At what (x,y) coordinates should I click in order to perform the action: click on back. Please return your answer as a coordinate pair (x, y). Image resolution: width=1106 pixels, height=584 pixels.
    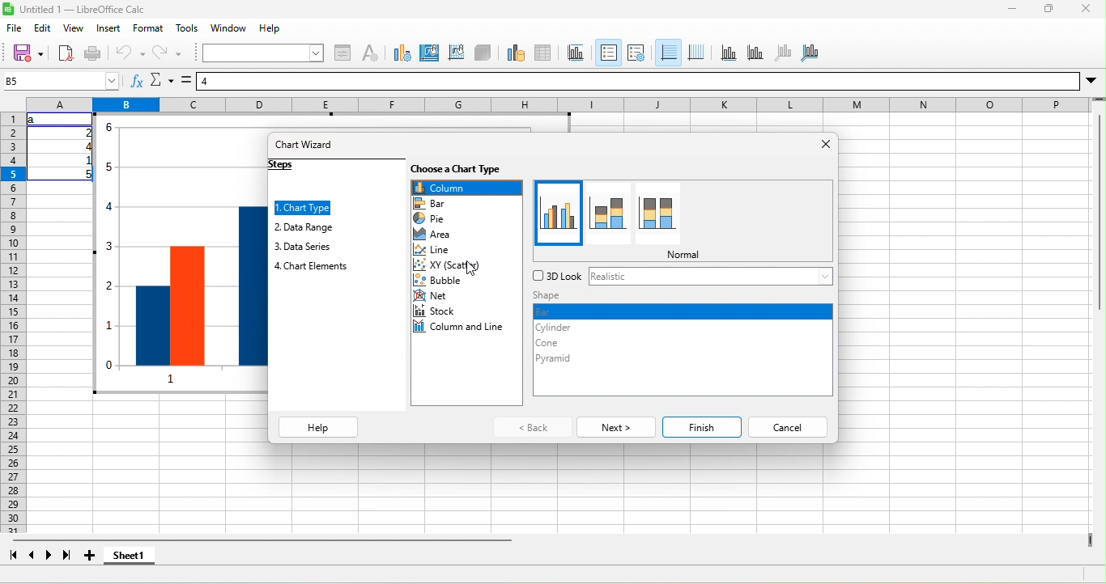
    Looking at the image, I should click on (533, 427).